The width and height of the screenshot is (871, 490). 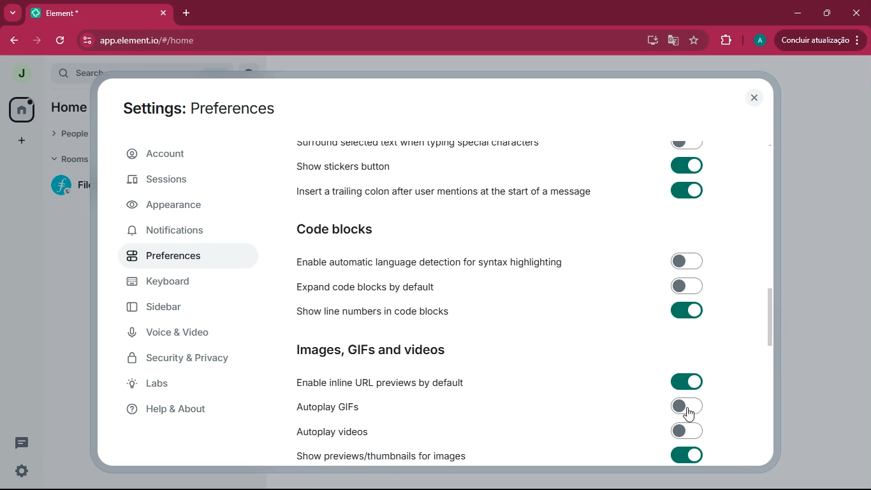 What do you see at coordinates (499, 431) in the screenshot?
I see `Autoplay videos` at bounding box center [499, 431].